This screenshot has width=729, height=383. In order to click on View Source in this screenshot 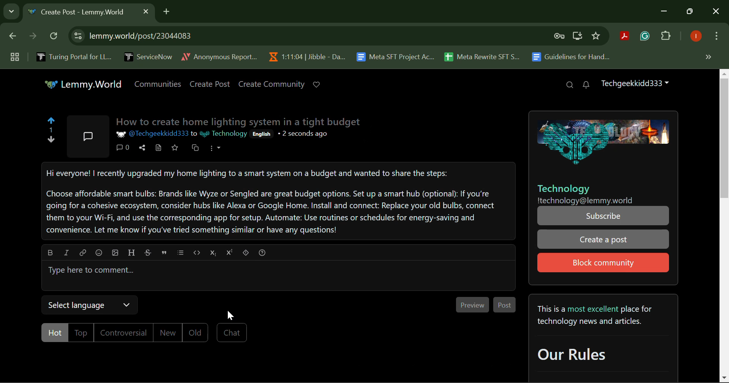, I will do `click(159, 148)`.